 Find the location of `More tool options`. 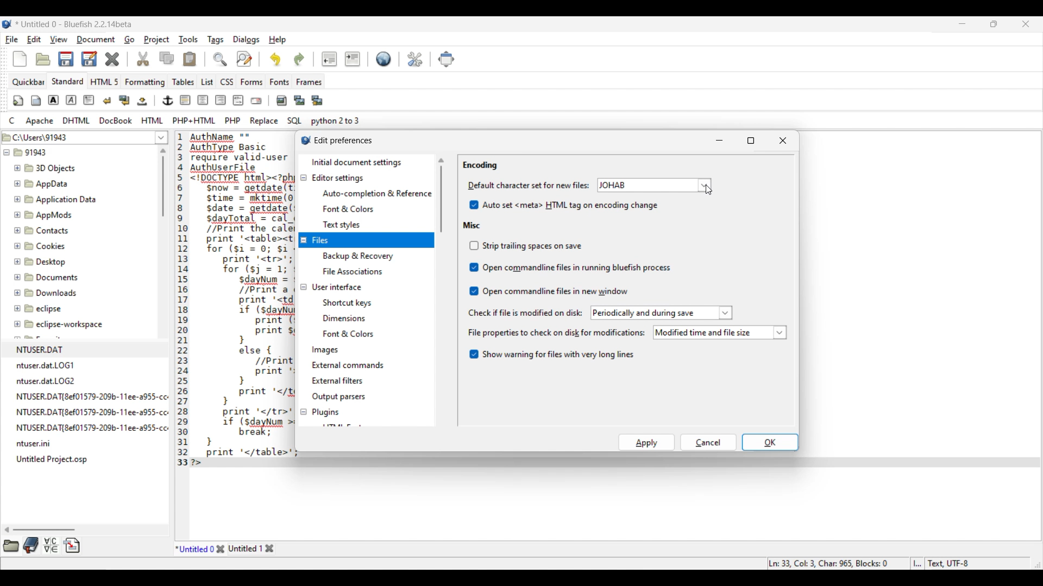

More tool options is located at coordinates (42, 545).